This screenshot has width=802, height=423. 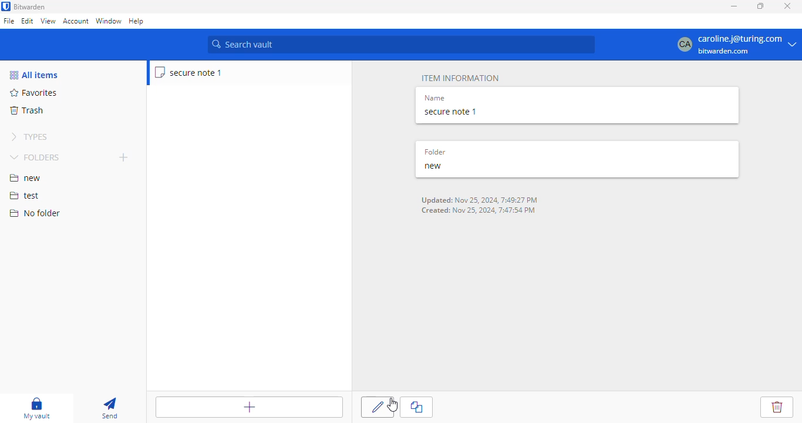 I want to click on add item, so click(x=250, y=407).